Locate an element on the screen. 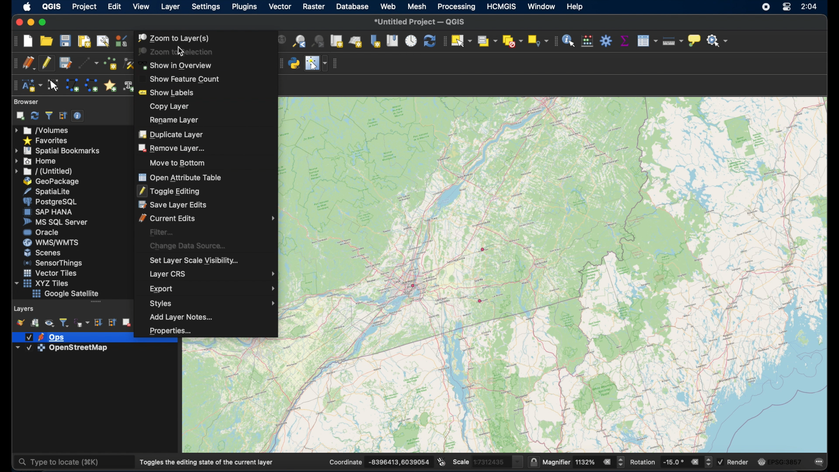 The image size is (839, 472). edit is located at coordinates (114, 7).